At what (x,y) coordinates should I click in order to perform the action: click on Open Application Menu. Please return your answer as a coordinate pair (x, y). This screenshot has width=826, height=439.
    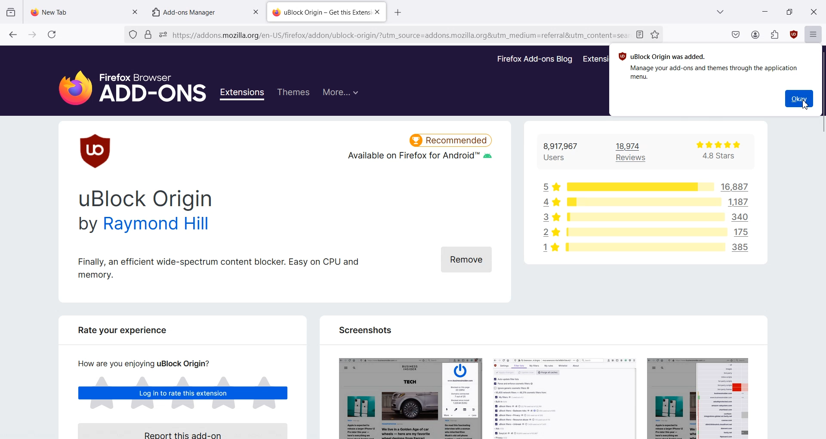
    Looking at the image, I should click on (816, 32).